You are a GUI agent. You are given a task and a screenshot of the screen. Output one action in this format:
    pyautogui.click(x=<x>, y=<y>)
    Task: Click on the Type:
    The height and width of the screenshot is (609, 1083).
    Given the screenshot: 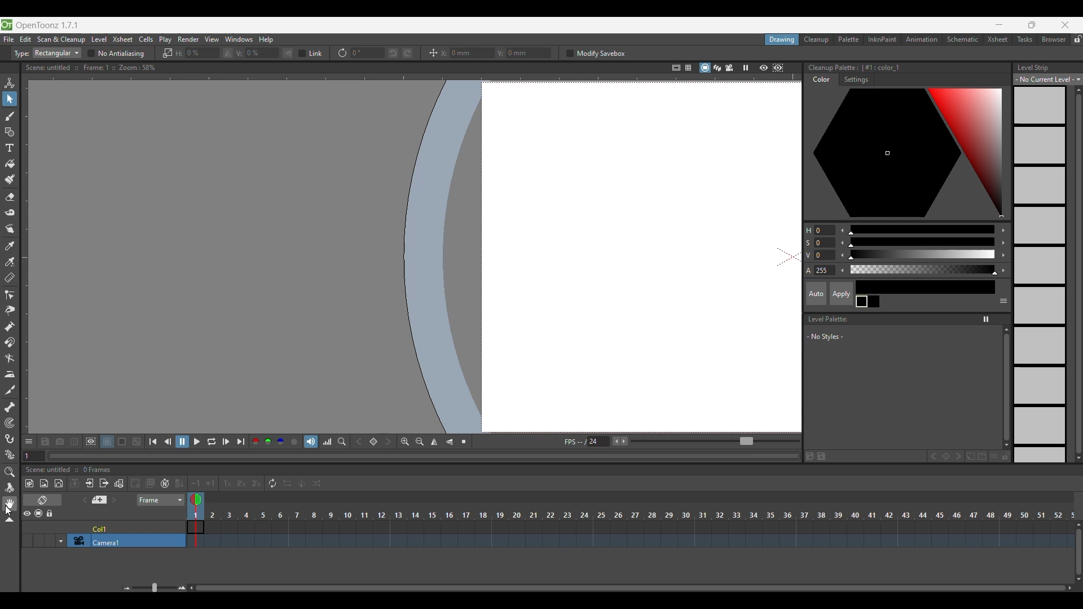 What is the action you would take?
    pyautogui.click(x=19, y=54)
    